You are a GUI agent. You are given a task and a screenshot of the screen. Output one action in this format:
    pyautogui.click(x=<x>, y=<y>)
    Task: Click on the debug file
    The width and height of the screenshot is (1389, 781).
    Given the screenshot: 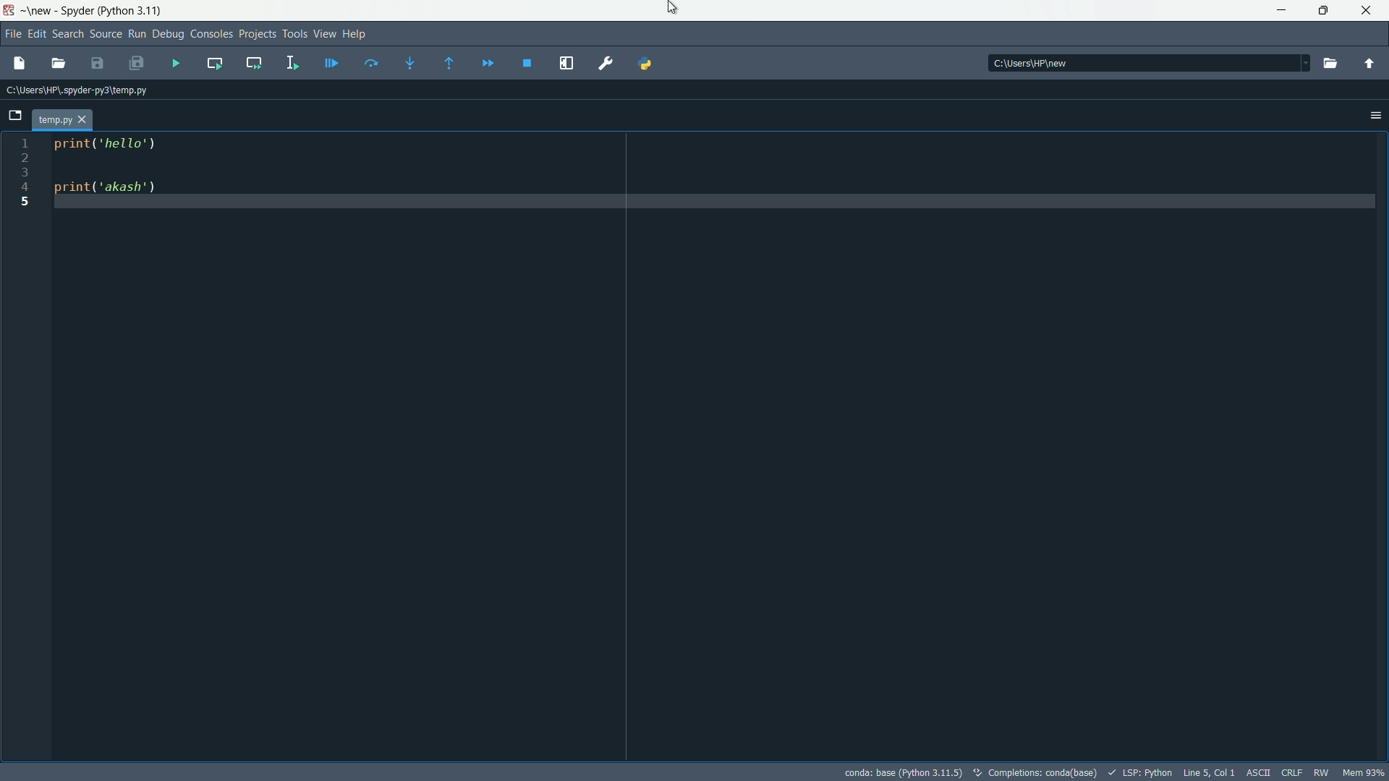 What is the action you would take?
    pyautogui.click(x=332, y=64)
    